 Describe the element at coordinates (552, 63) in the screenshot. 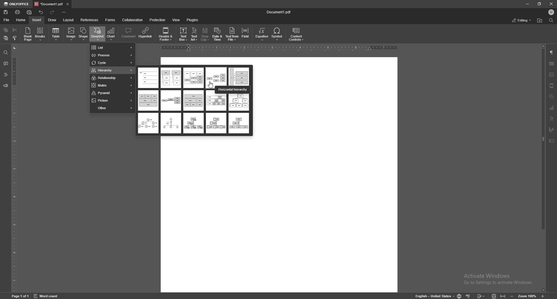

I see `table` at that location.